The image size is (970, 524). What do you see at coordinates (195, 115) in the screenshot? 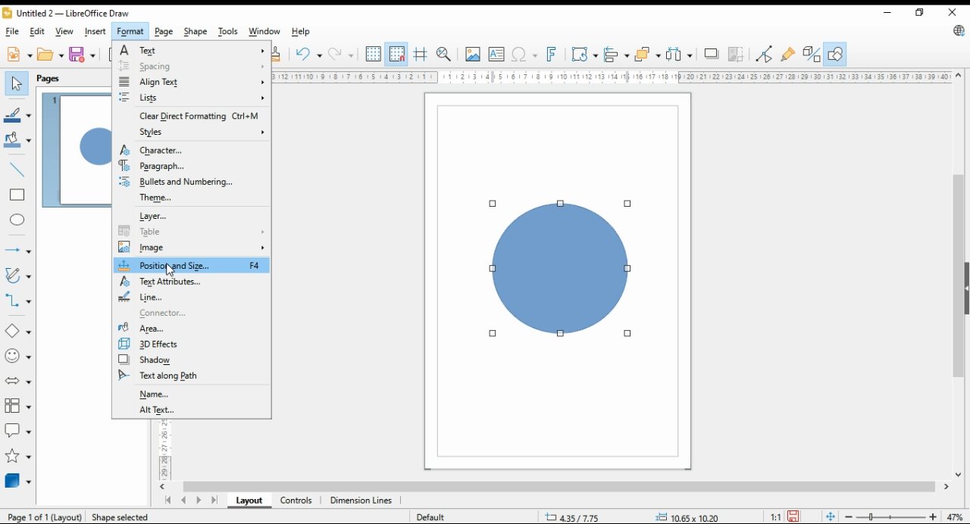
I see `clear direct formatting` at bounding box center [195, 115].